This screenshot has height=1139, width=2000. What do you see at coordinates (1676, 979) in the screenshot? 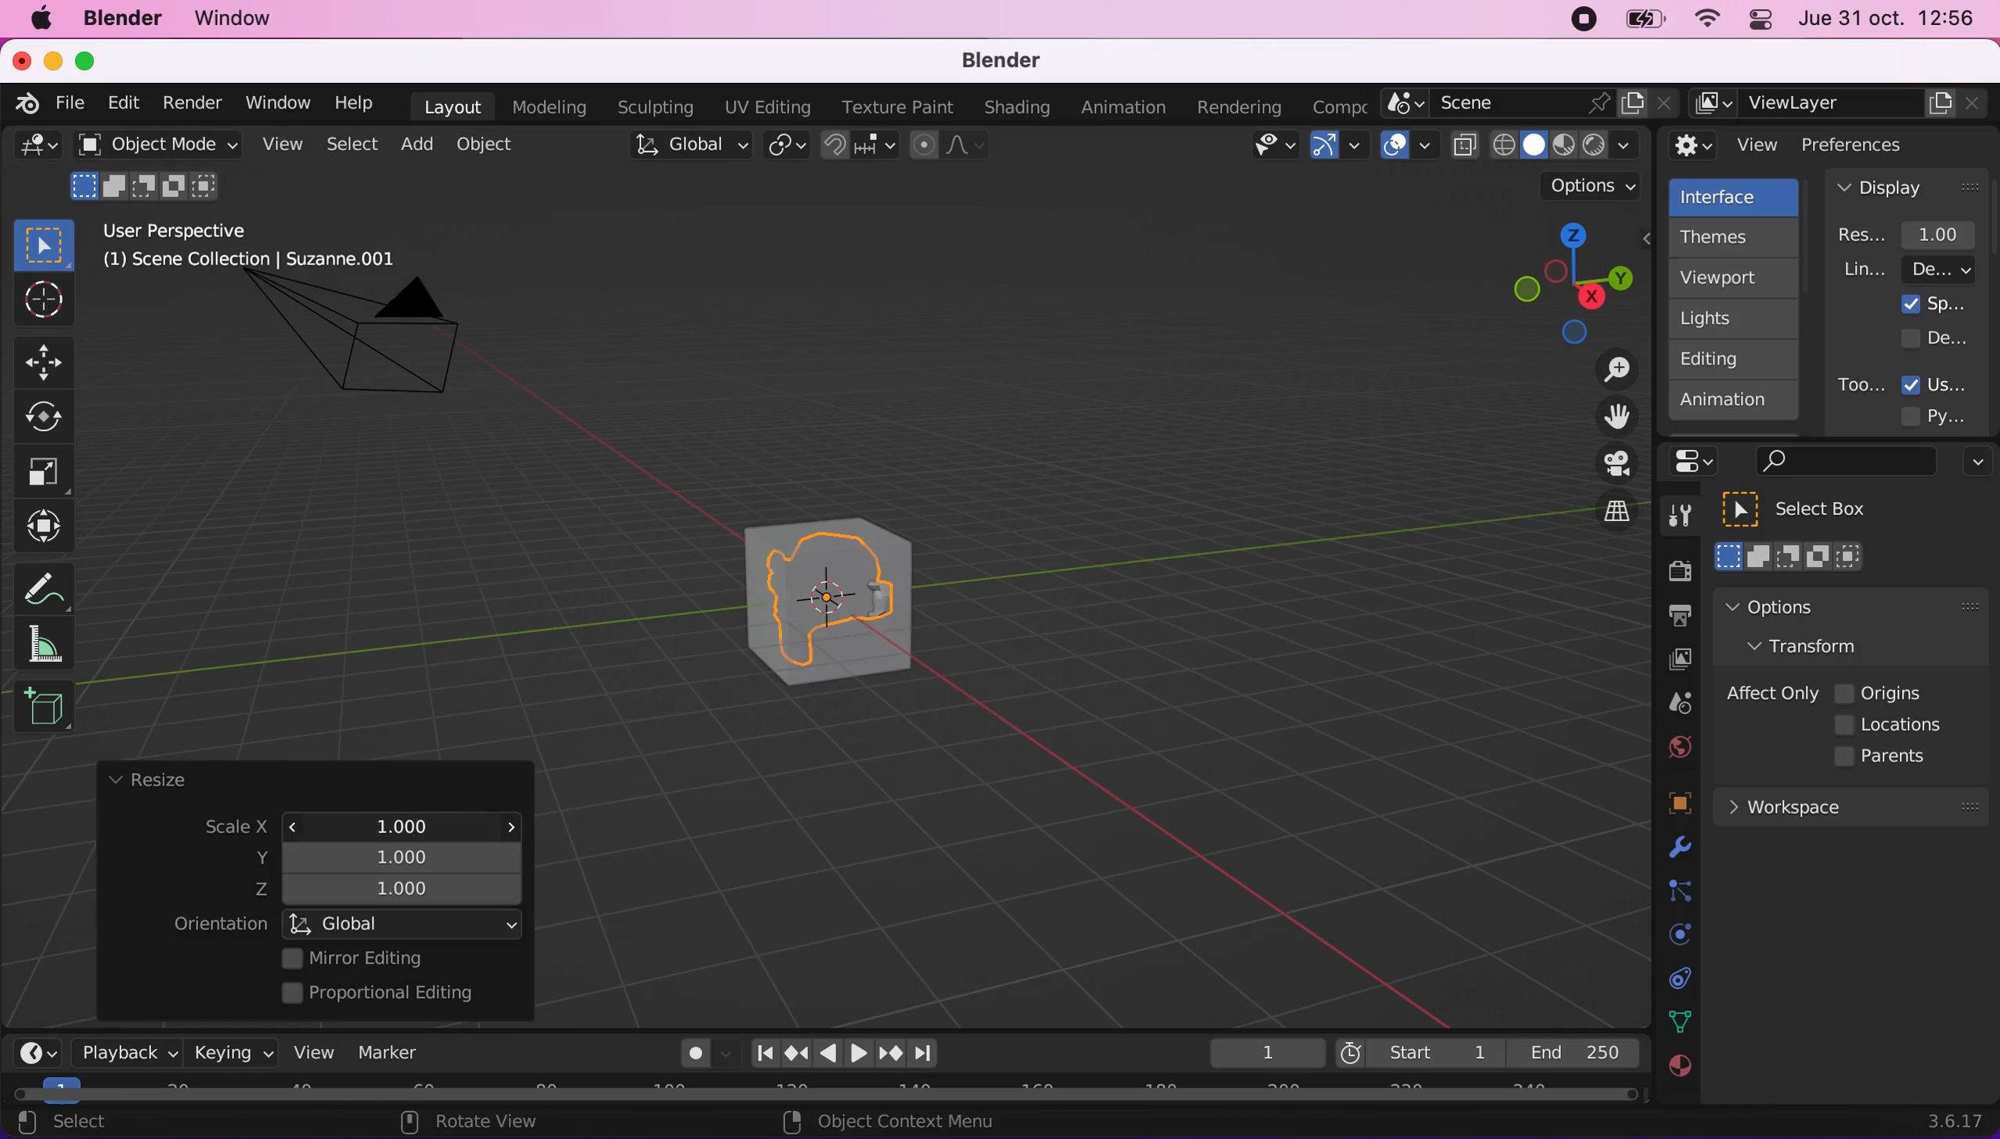
I see `collection` at bounding box center [1676, 979].